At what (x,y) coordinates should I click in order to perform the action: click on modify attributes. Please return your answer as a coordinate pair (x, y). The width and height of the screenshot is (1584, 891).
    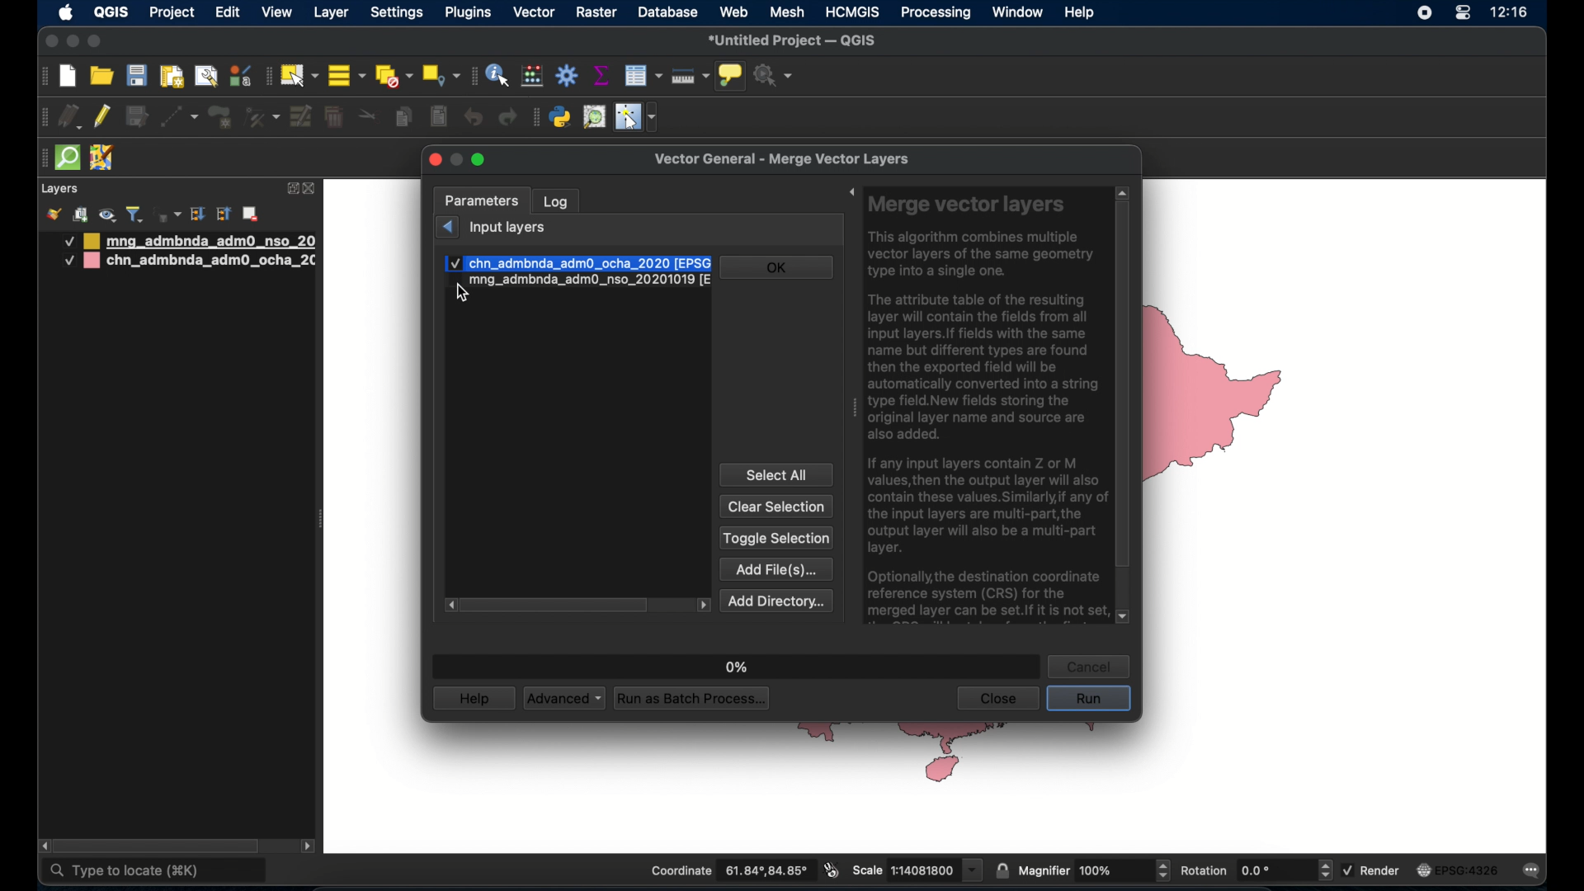
    Looking at the image, I should click on (302, 117).